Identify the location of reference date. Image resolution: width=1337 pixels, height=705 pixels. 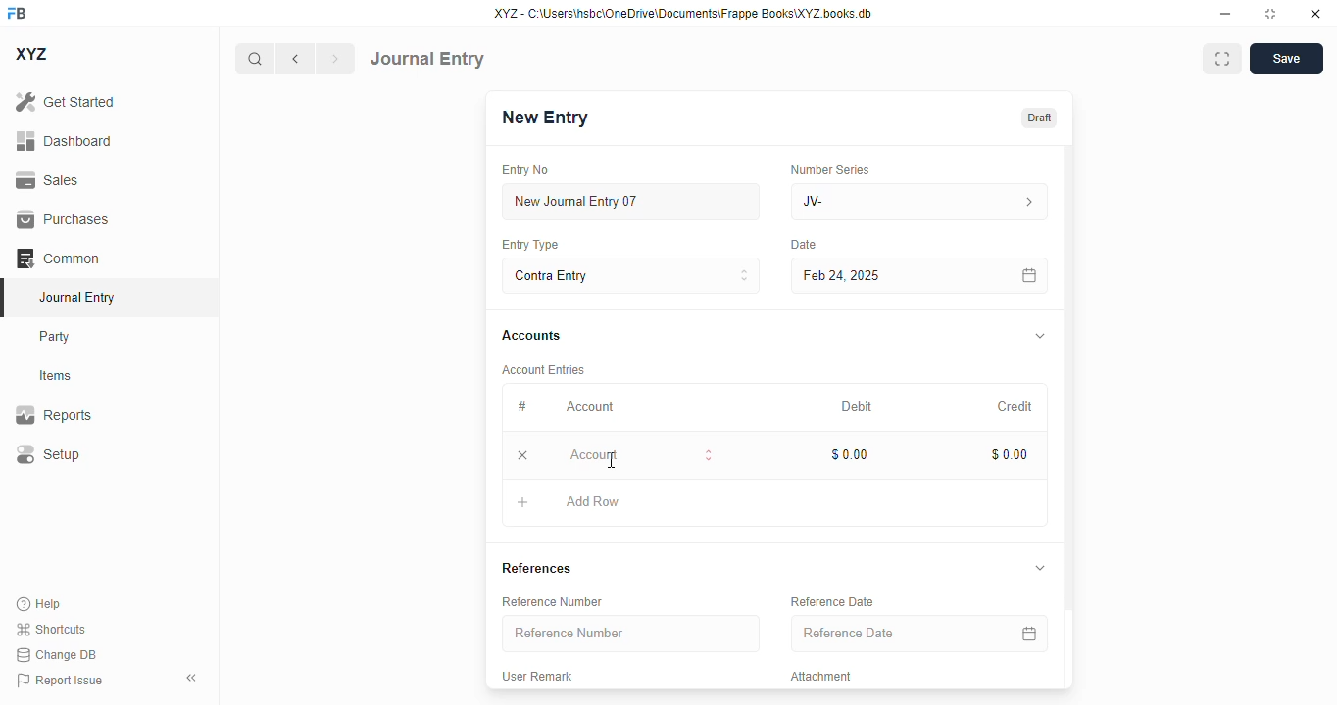
(881, 634).